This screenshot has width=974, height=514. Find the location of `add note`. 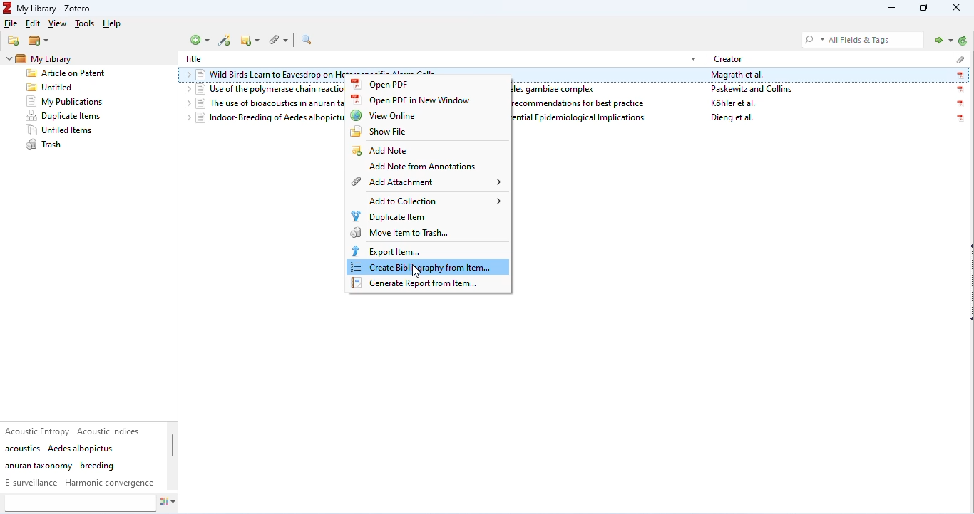

add note is located at coordinates (380, 149).